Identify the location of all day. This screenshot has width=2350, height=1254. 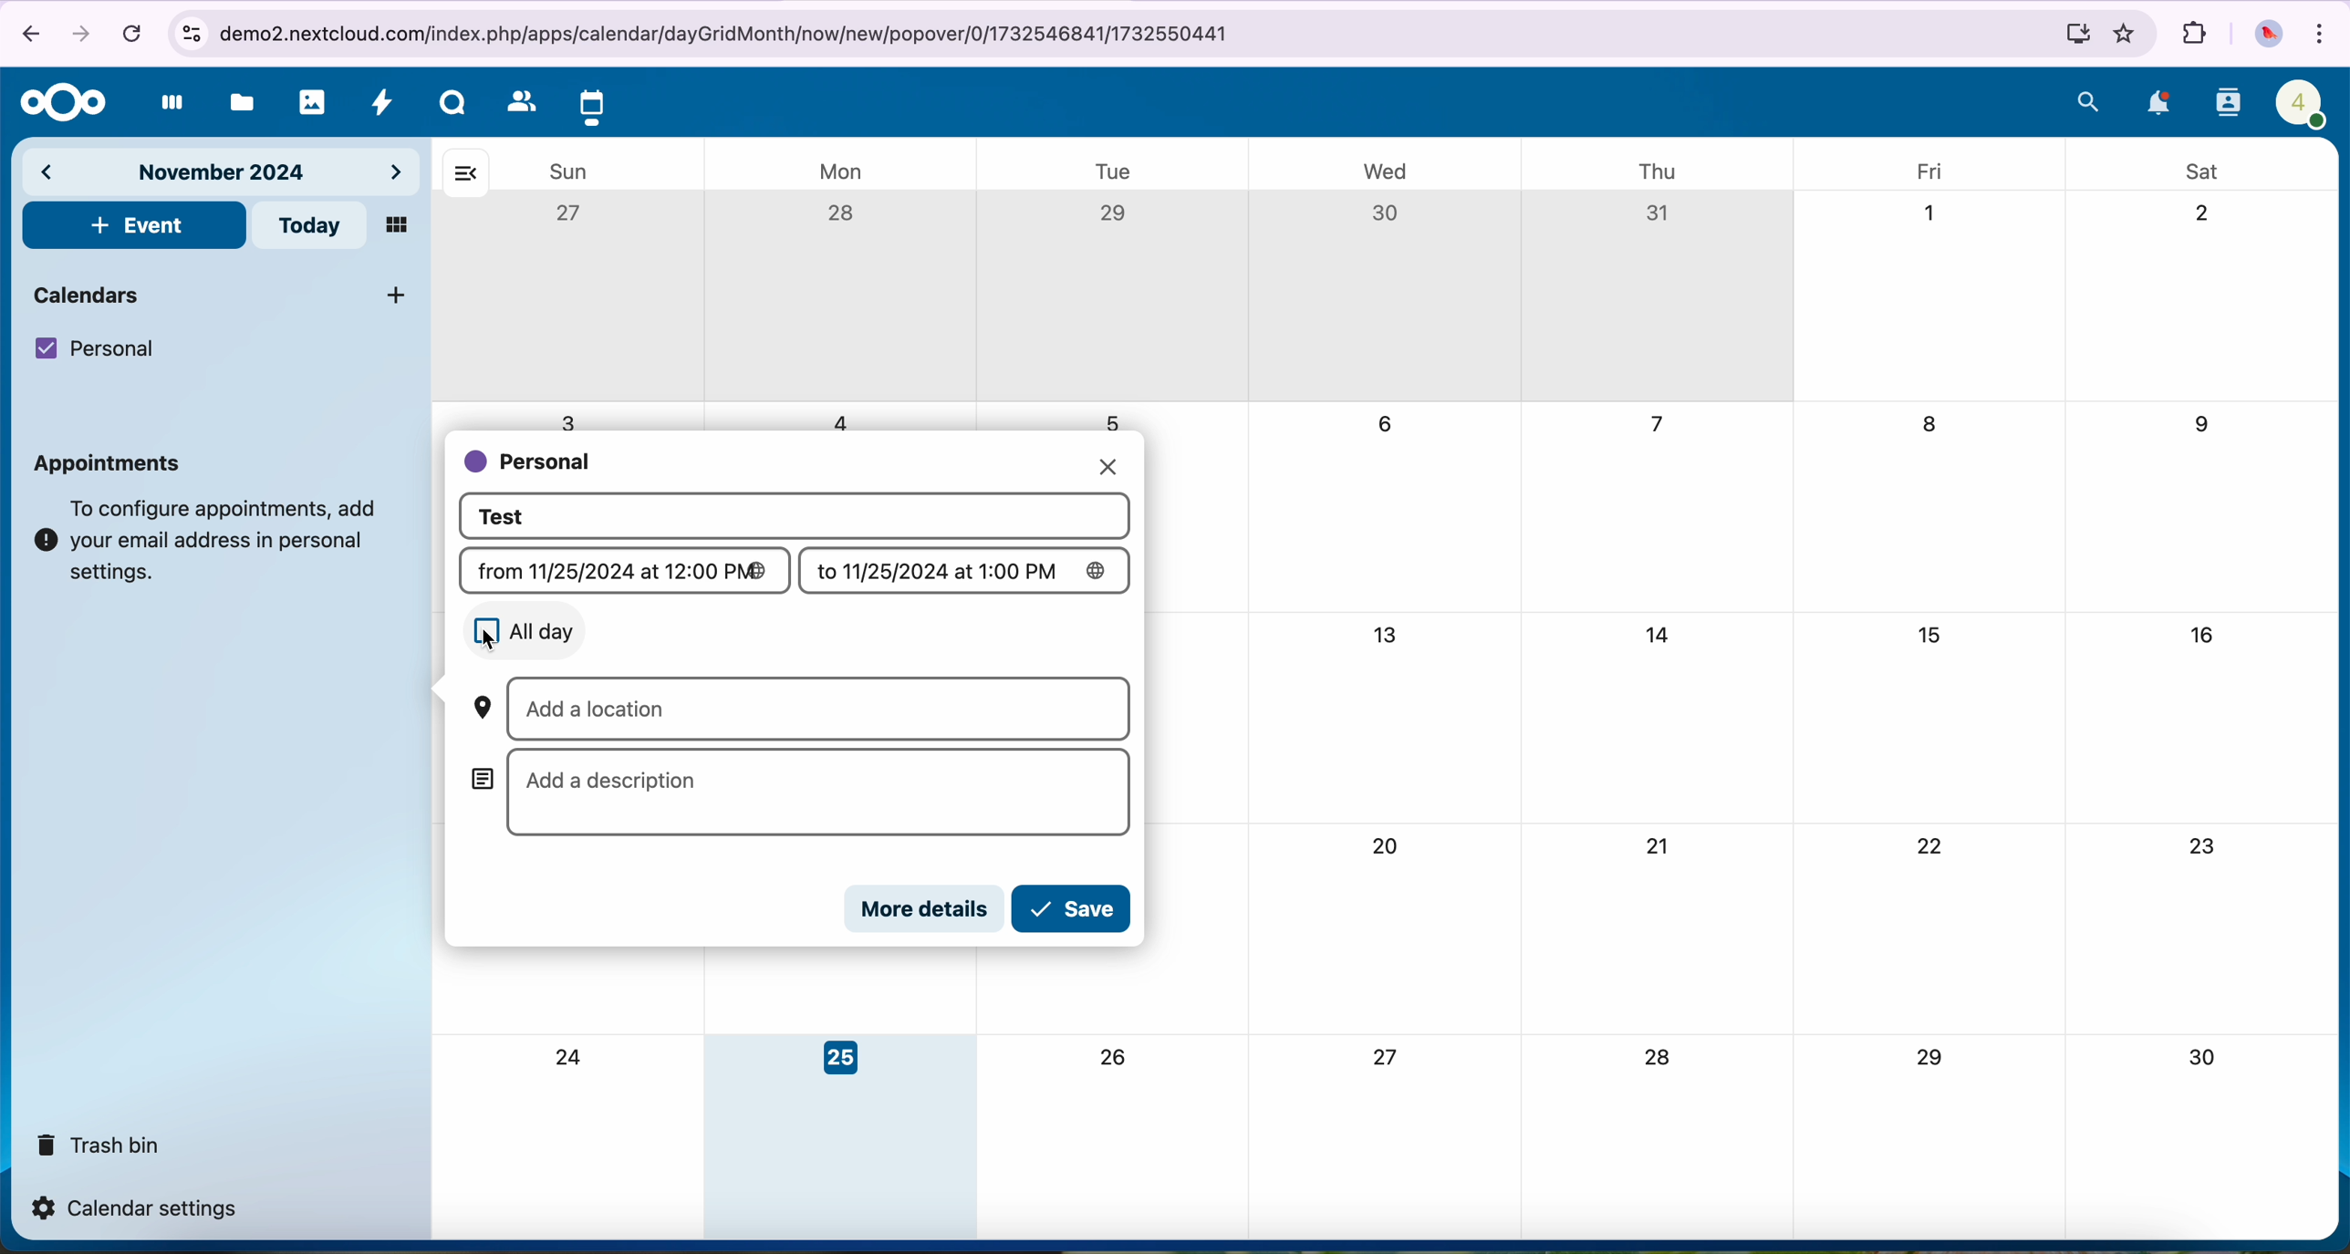
(525, 631).